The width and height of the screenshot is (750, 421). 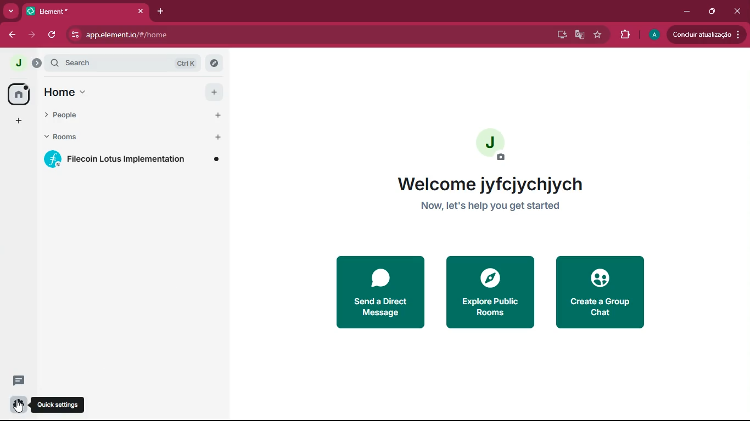 What do you see at coordinates (214, 116) in the screenshot?
I see `add button` at bounding box center [214, 116].